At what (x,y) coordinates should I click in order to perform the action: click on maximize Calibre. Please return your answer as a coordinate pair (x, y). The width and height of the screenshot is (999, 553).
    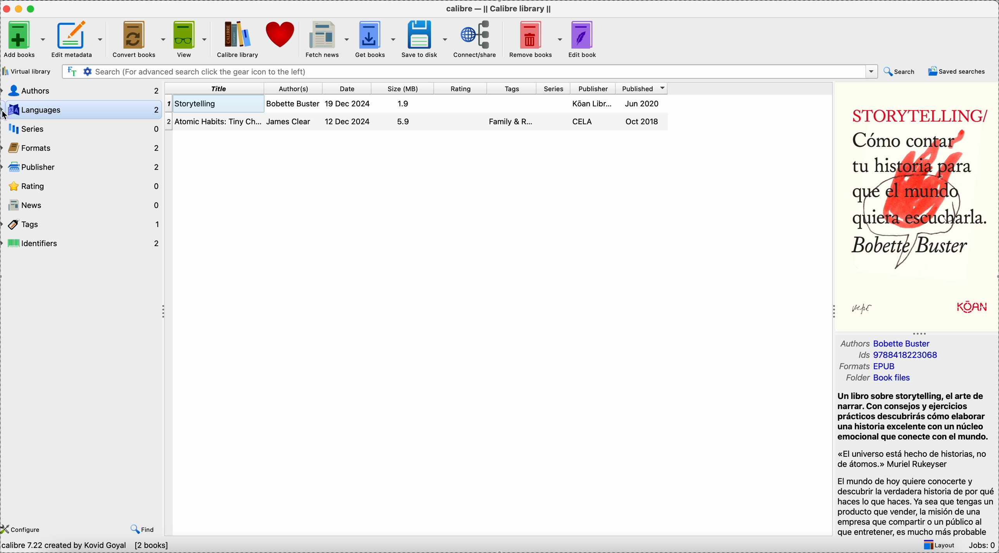
    Looking at the image, I should click on (33, 9).